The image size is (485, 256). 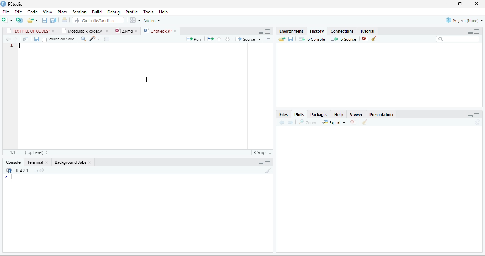 What do you see at coordinates (137, 31) in the screenshot?
I see `close` at bounding box center [137, 31].